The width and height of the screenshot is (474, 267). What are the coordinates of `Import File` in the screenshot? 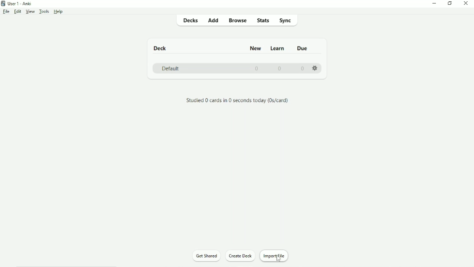 It's located at (276, 256).